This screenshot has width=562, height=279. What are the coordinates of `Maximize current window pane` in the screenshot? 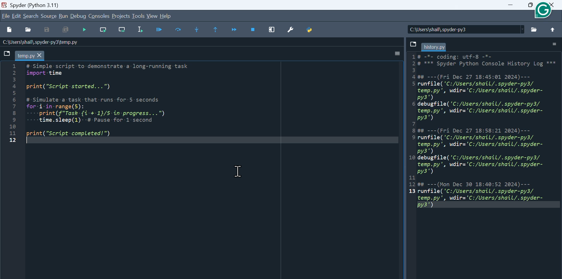 It's located at (273, 30).